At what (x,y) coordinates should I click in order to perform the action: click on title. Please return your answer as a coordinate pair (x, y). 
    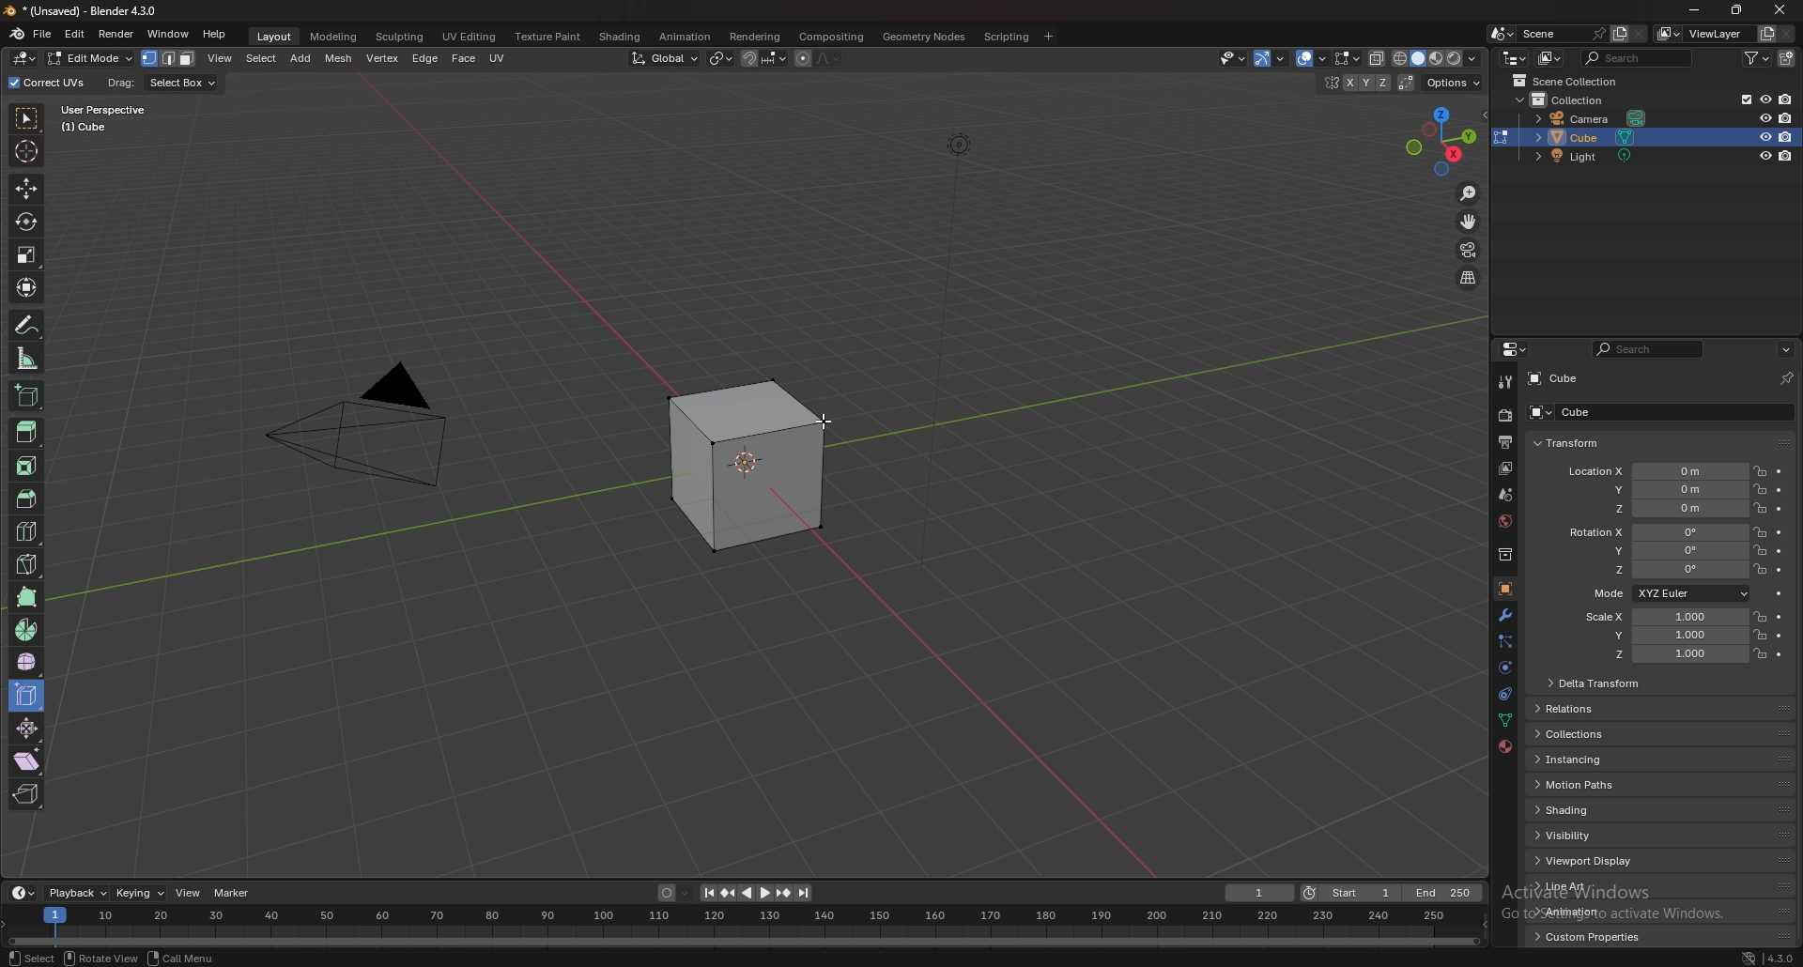
    Looking at the image, I should click on (89, 10).